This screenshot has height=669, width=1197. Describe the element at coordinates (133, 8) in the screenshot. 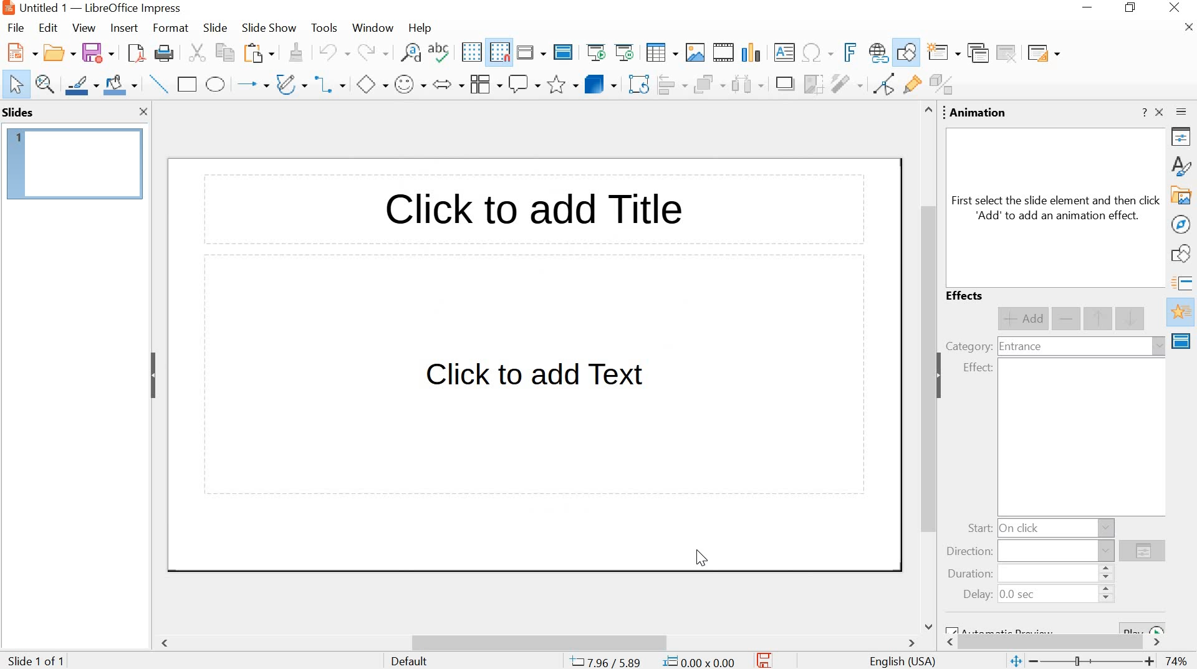

I see `app name` at that location.